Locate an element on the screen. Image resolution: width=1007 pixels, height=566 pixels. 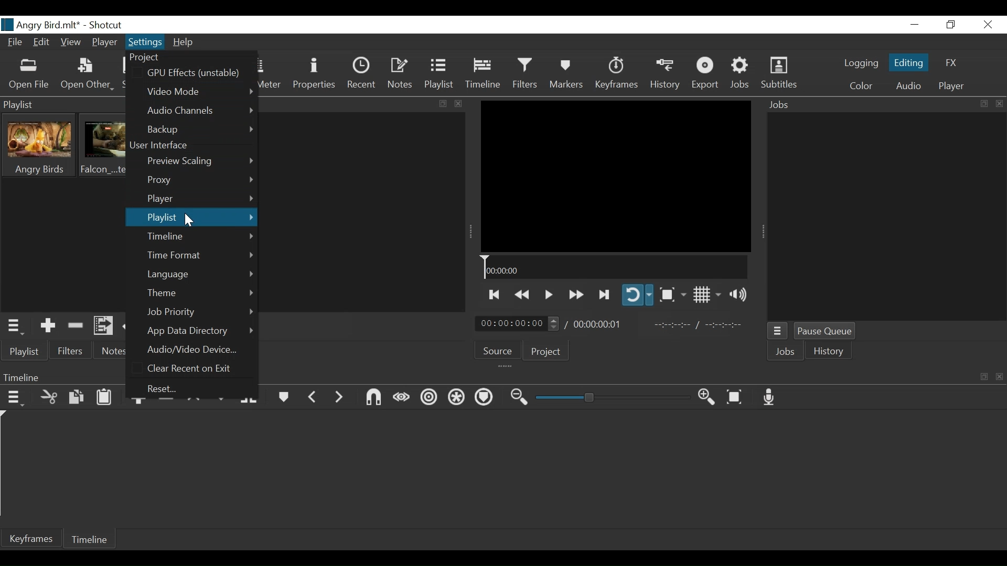
Filters is located at coordinates (72, 351).